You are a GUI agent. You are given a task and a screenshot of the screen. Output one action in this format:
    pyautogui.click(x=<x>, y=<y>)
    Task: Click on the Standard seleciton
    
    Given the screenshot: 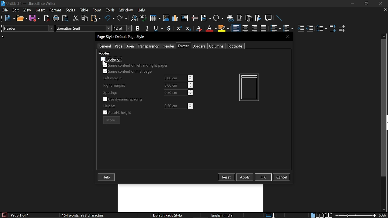 What is the action you would take?
    pyautogui.click(x=271, y=215)
    